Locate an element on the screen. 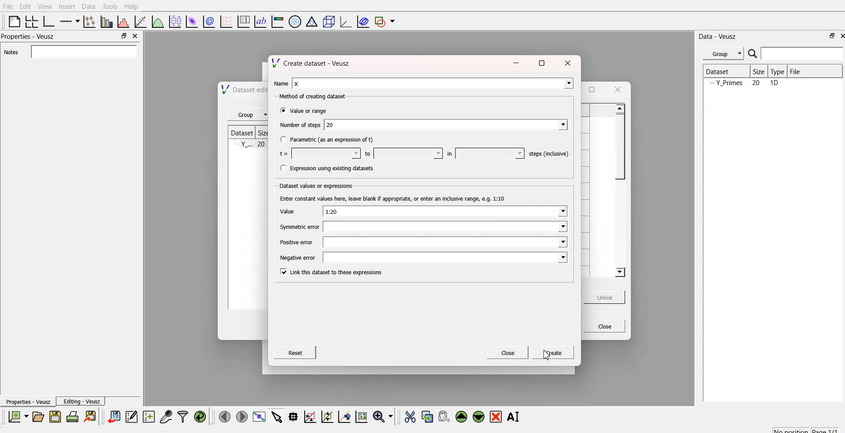 This screenshot has width=845, height=433. zoom out graph axes is located at coordinates (343, 416).